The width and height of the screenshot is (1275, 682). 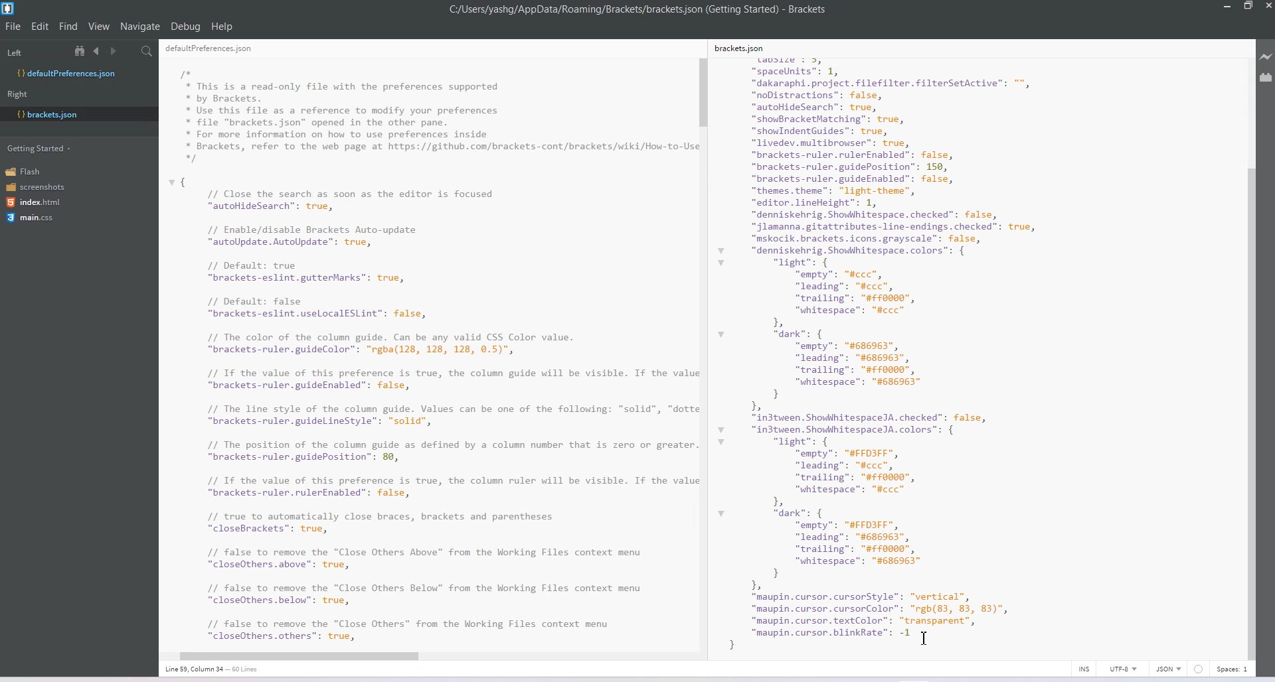 What do you see at coordinates (41, 26) in the screenshot?
I see `Edit` at bounding box center [41, 26].